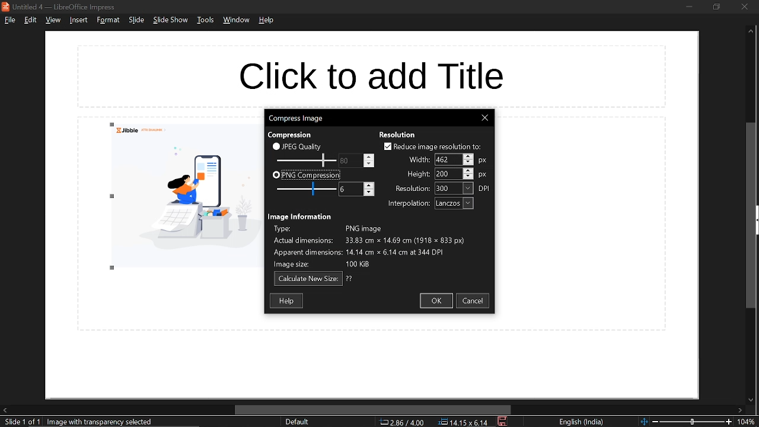 Image resolution: width=759 pixels, height=427 pixels. What do you see at coordinates (369, 185) in the screenshot?
I see `increase png compression` at bounding box center [369, 185].